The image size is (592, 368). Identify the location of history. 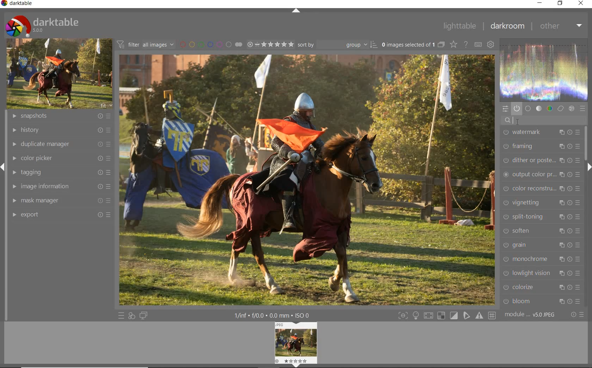
(60, 130).